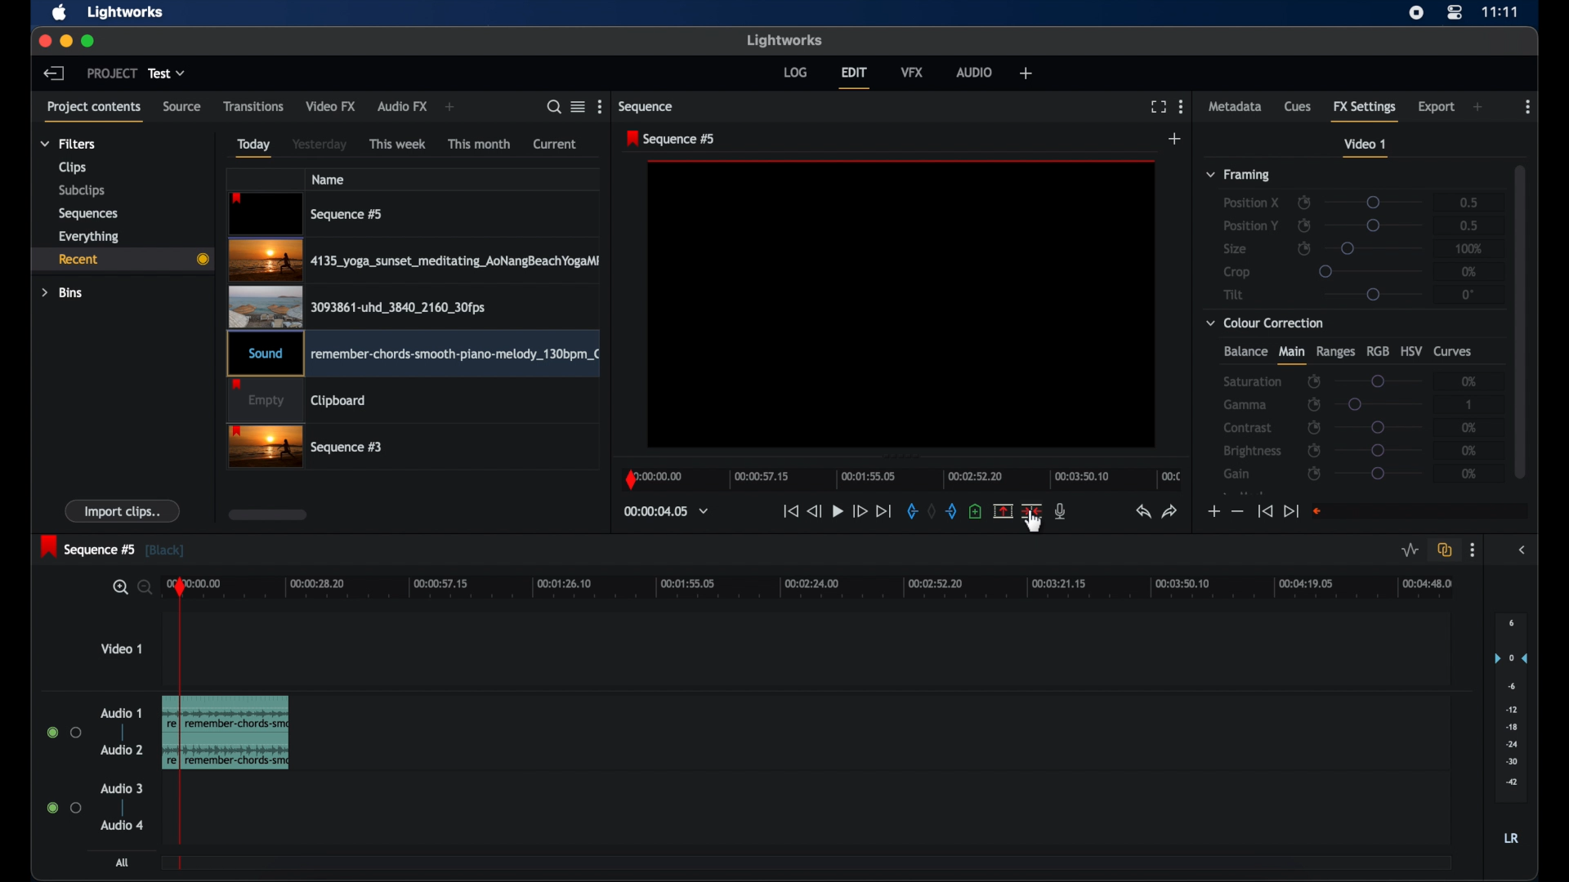  What do you see at coordinates (975, 510) in the screenshot?
I see `add cue at the current position` at bounding box center [975, 510].